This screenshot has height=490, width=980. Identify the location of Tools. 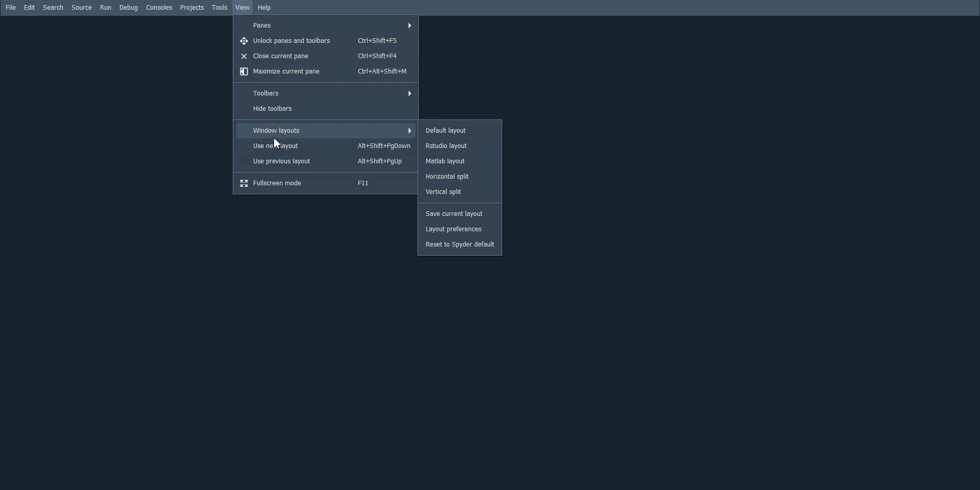
(220, 8).